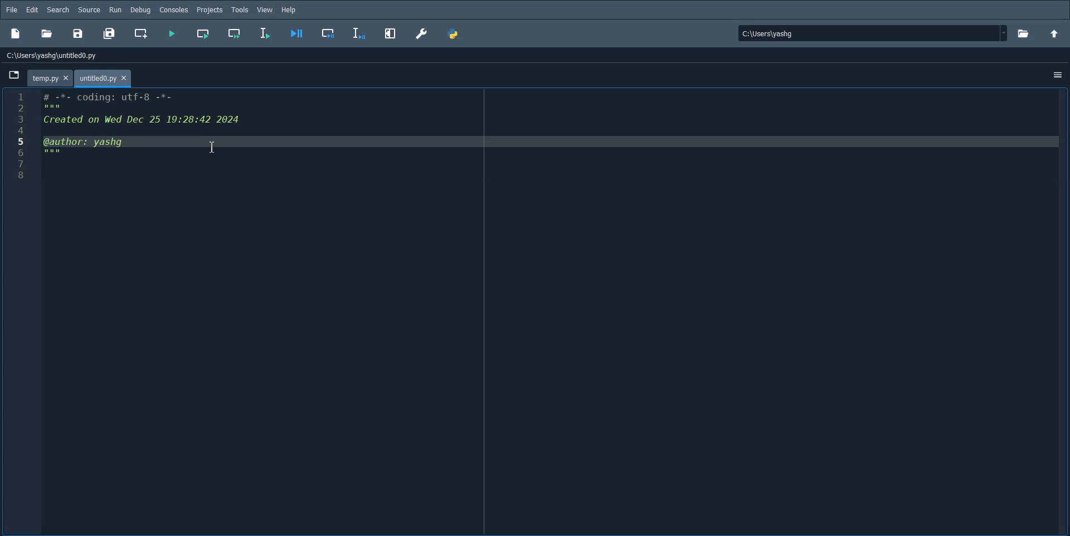 The width and height of the screenshot is (1070, 536). I want to click on PYTHONPATH Manager, so click(455, 35).